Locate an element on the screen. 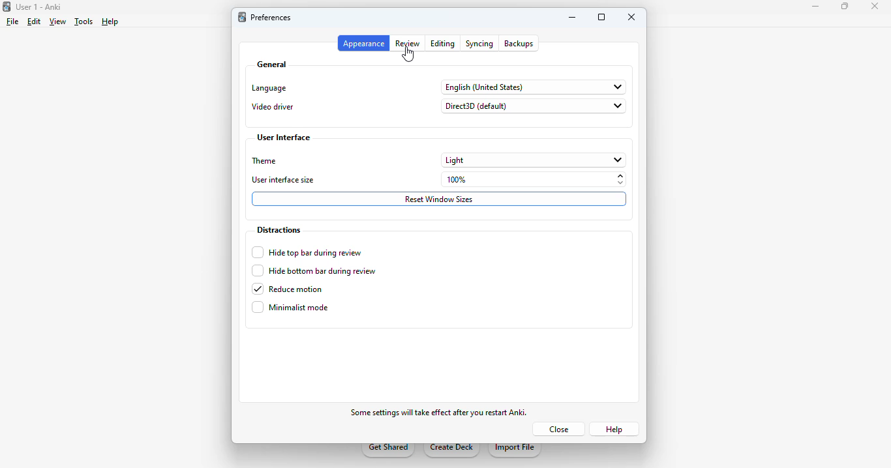 This screenshot has width=891, height=468. file is located at coordinates (13, 22).